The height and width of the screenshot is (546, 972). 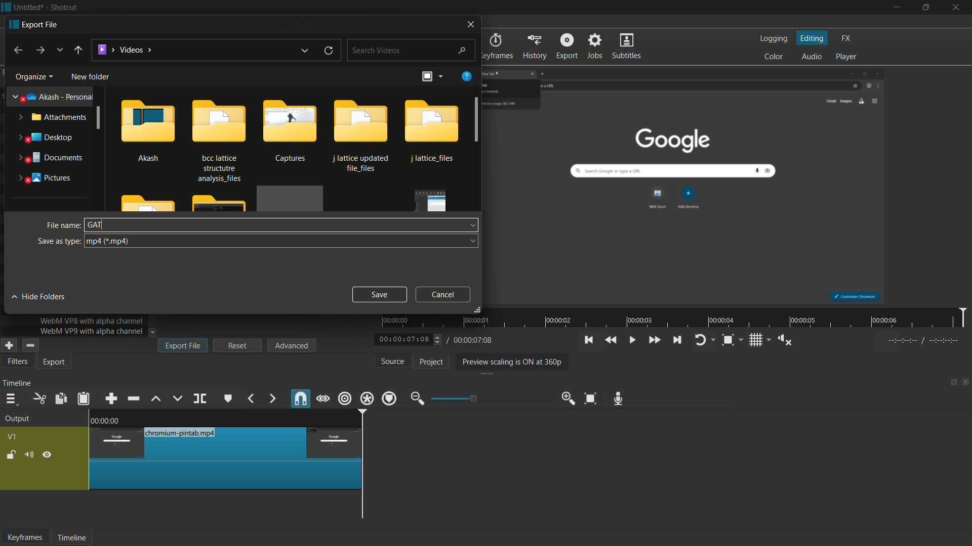 What do you see at coordinates (184, 345) in the screenshot?
I see `export file` at bounding box center [184, 345].